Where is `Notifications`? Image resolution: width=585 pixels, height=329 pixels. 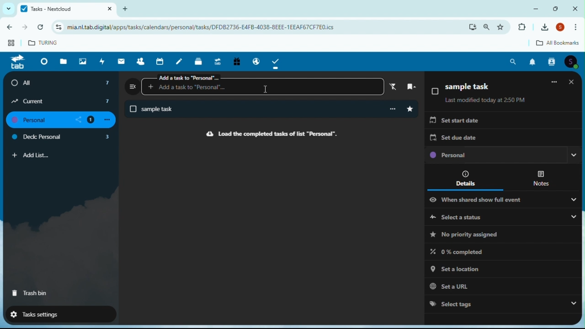 Notifications is located at coordinates (532, 62).